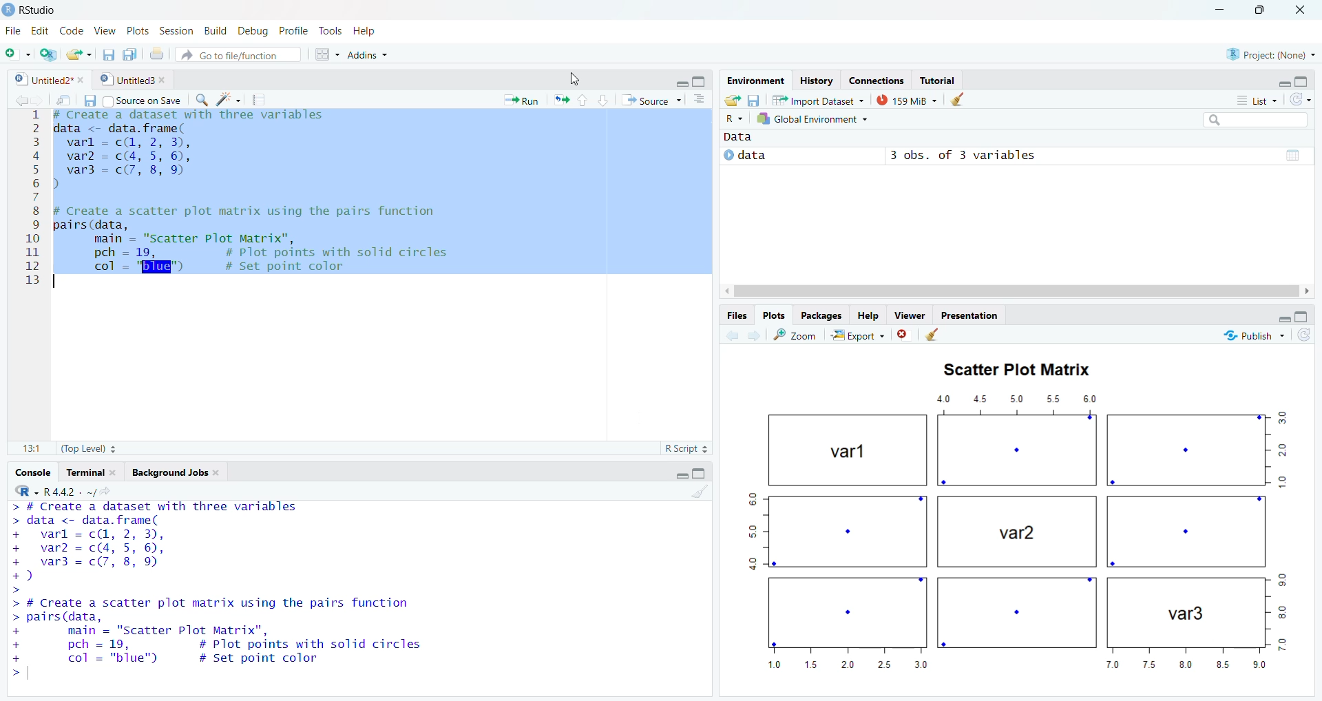 This screenshot has height=701, width=1322. What do you see at coordinates (941, 79) in the screenshot?
I see `Tutorial` at bounding box center [941, 79].